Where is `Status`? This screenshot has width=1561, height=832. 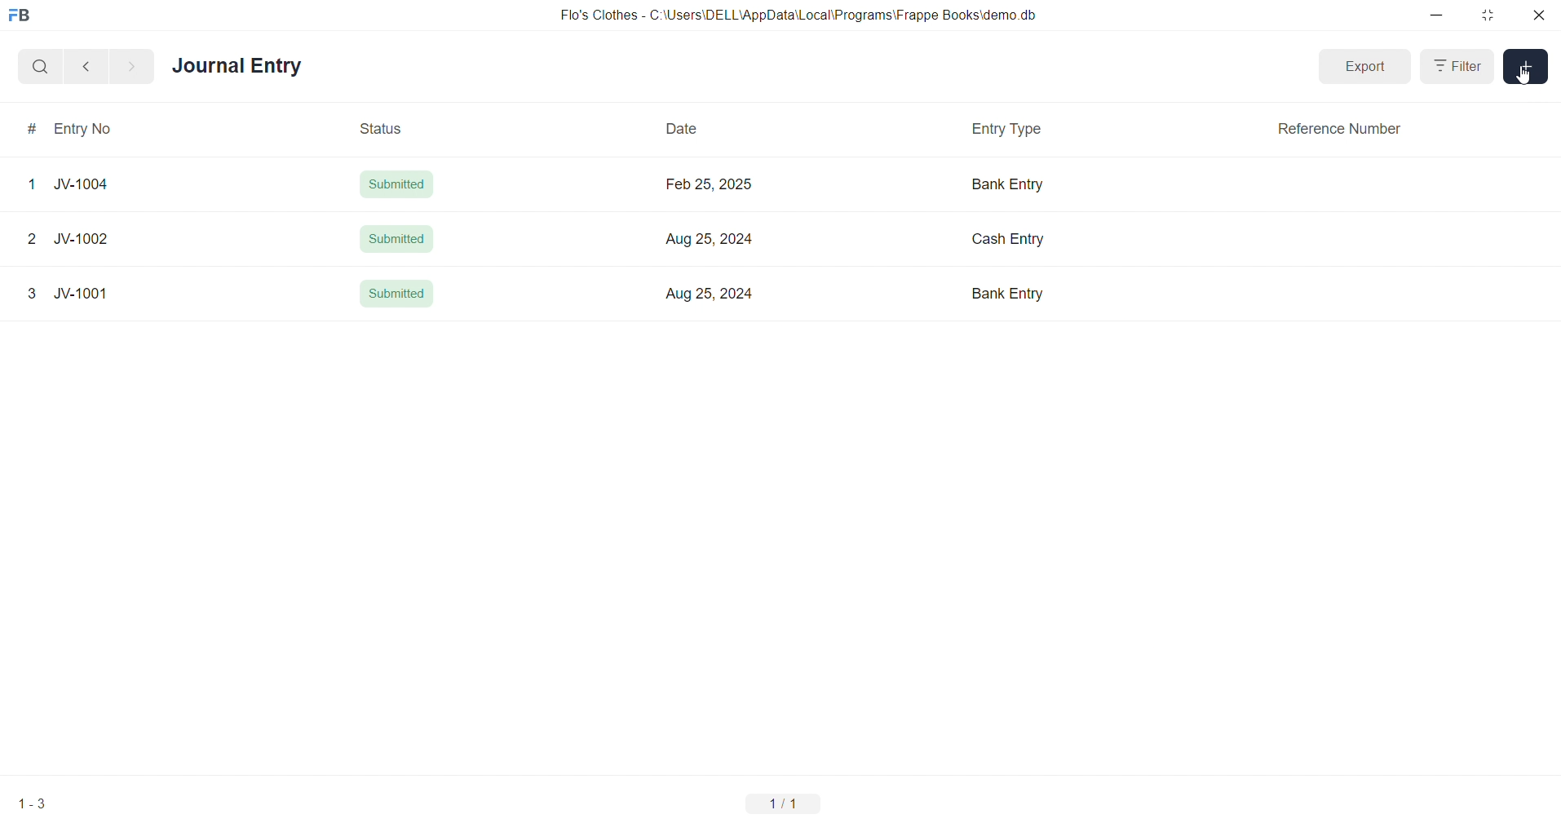 Status is located at coordinates (385, 128).